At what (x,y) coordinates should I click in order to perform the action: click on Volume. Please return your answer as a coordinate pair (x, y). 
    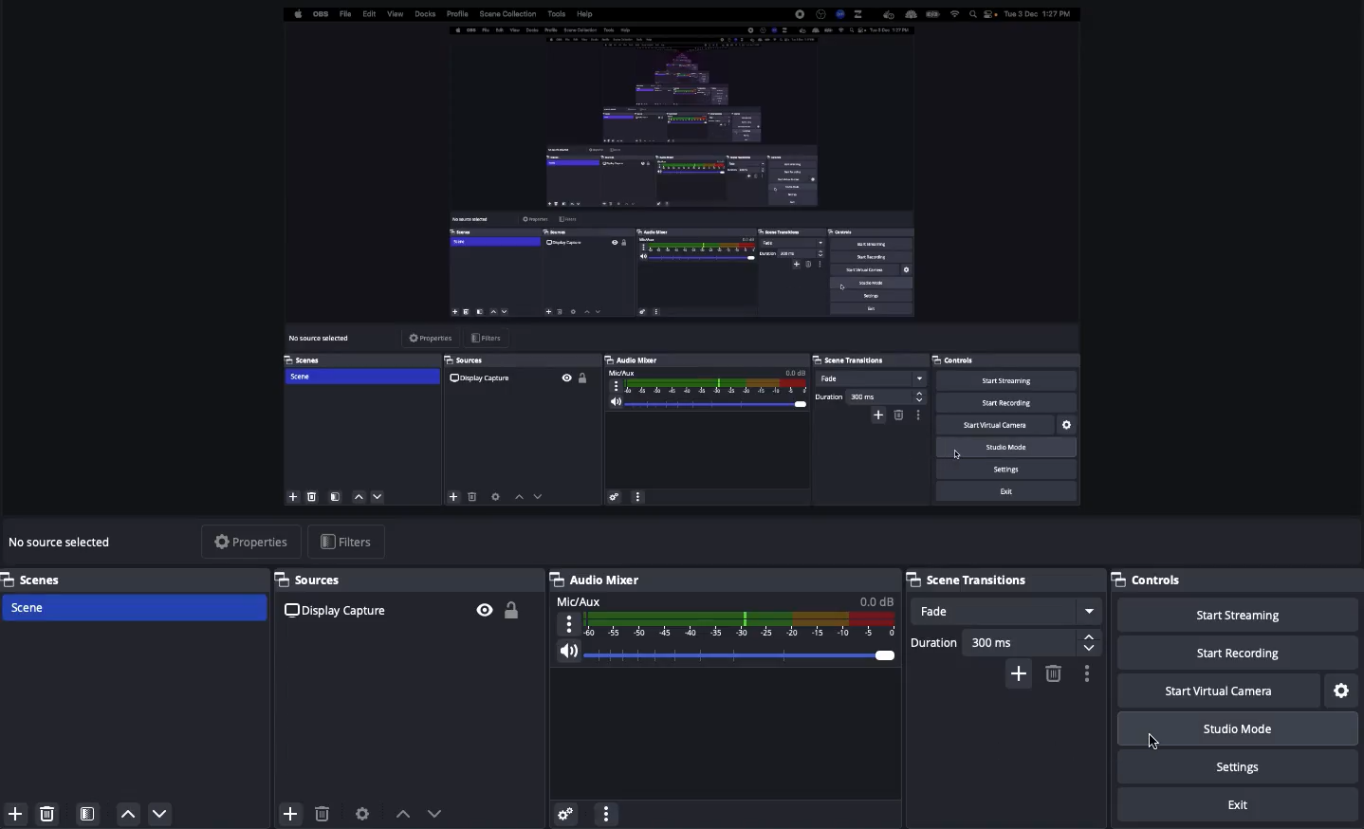
    Looking at the image, I should click on (723, 655).